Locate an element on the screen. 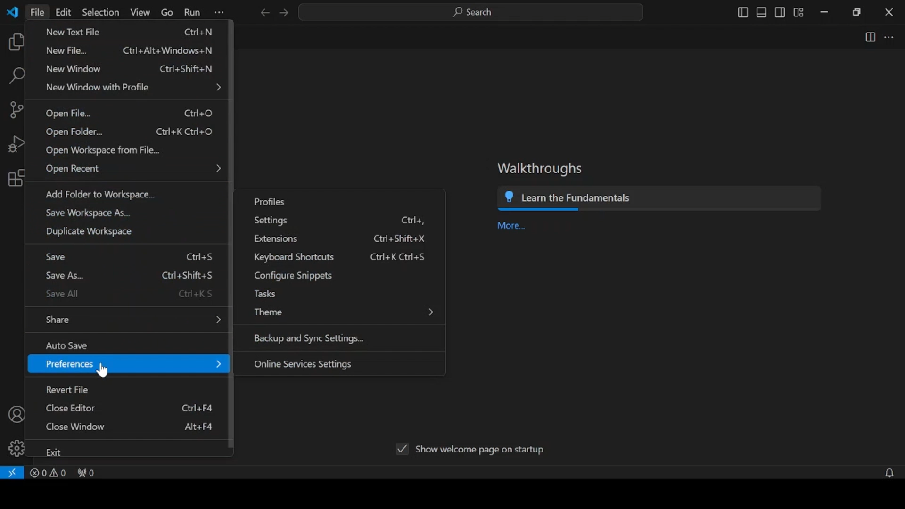  close window is located at coordinates (76, 427).